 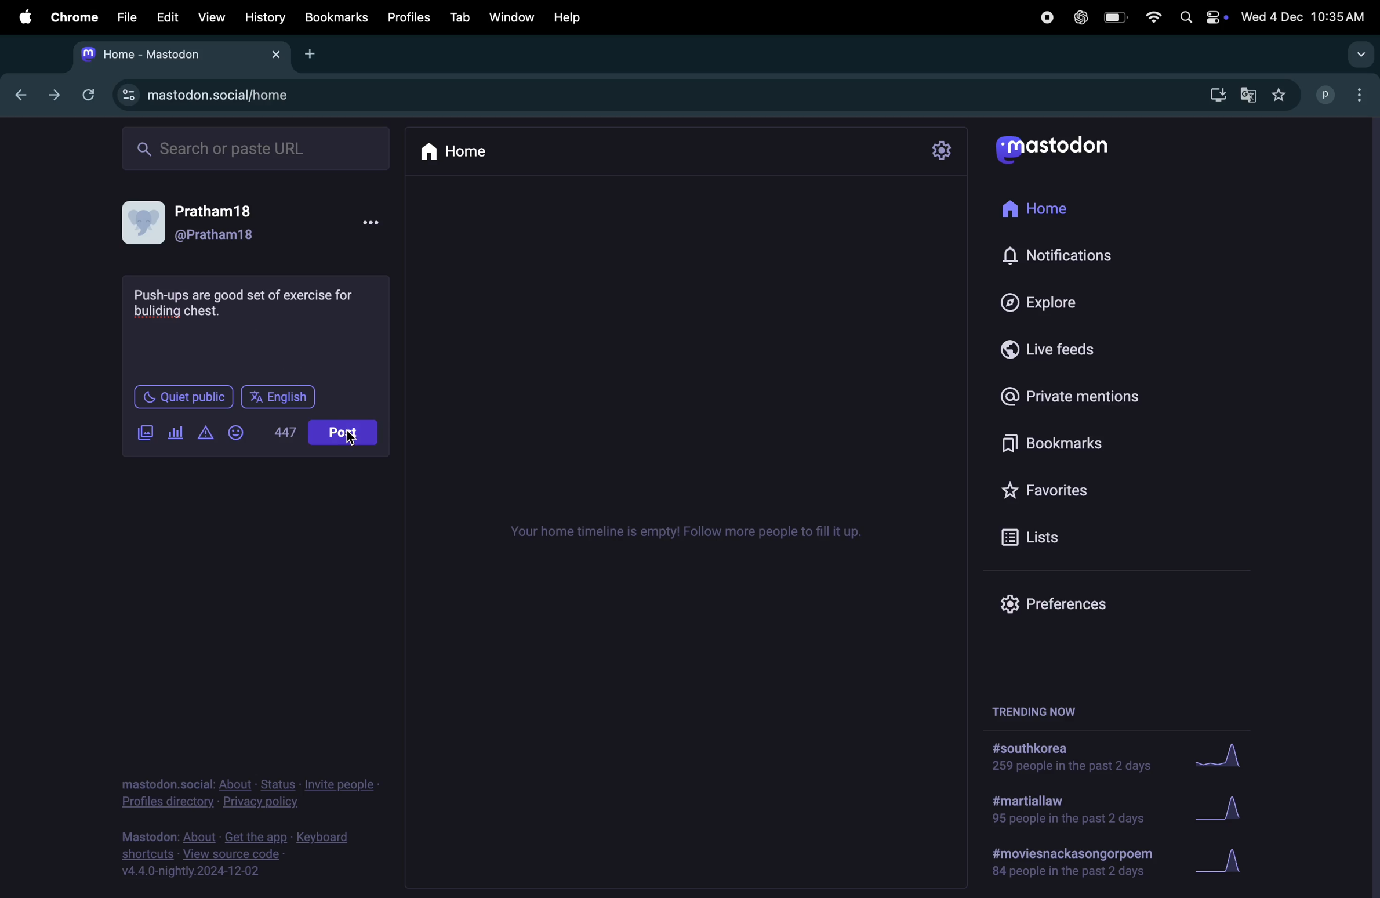 I want to click on date and time, so click(x=1305, y=15).